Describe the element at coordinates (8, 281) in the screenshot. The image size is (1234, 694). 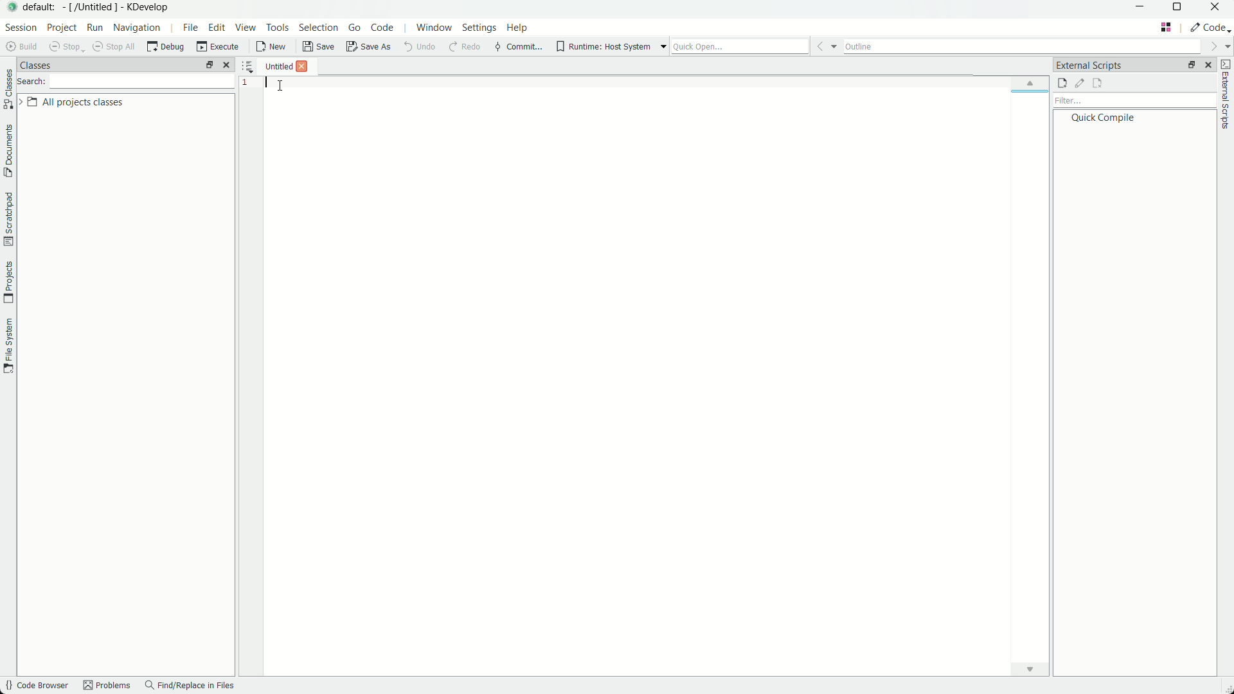
I see `projects` at that location.